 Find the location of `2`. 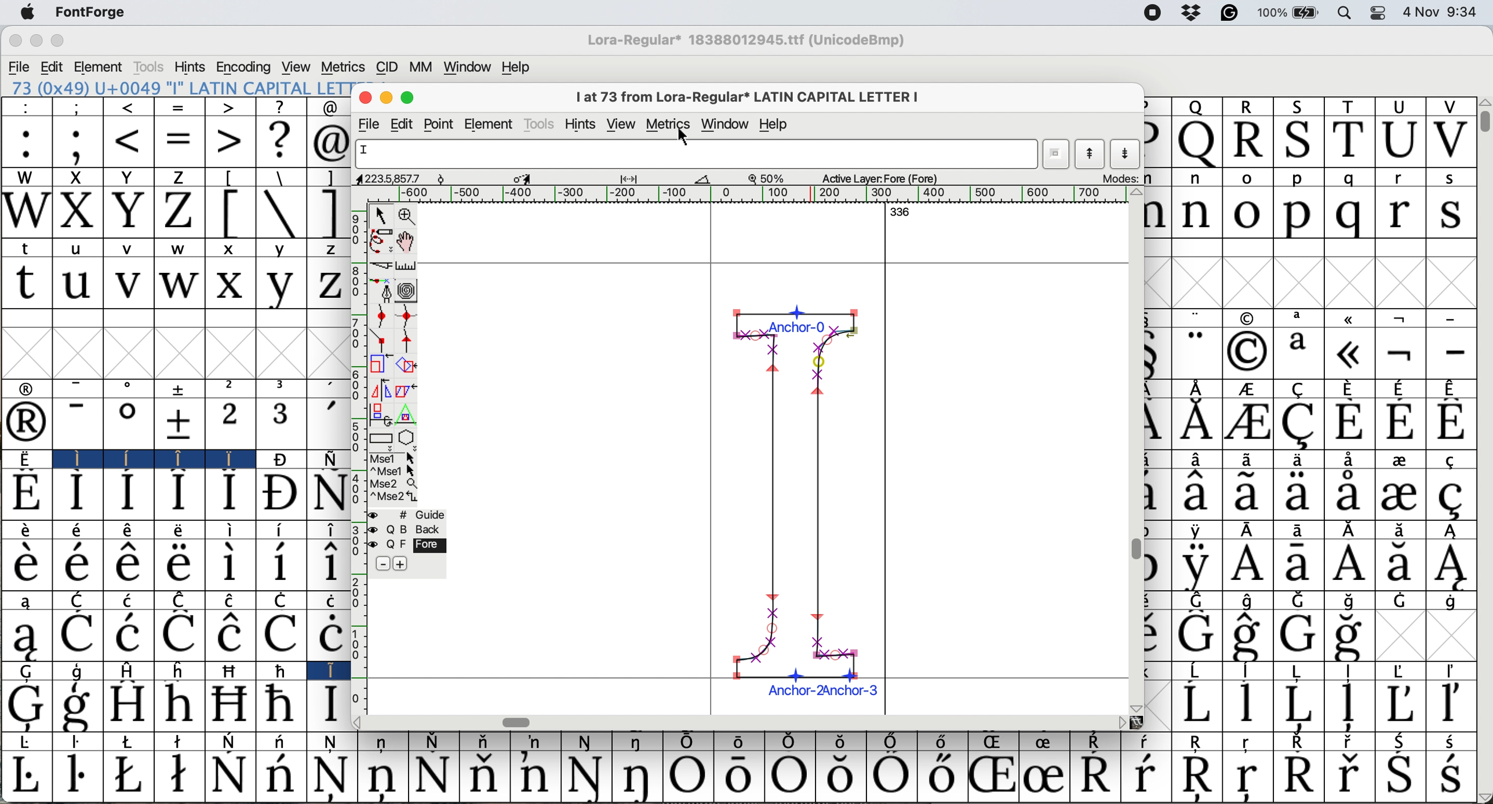

2 is located at coordinates (229, 424).